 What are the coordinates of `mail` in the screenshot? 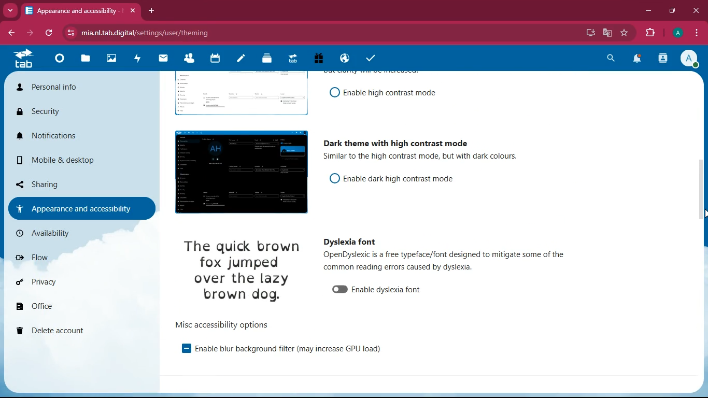 It's located at (166, 60).